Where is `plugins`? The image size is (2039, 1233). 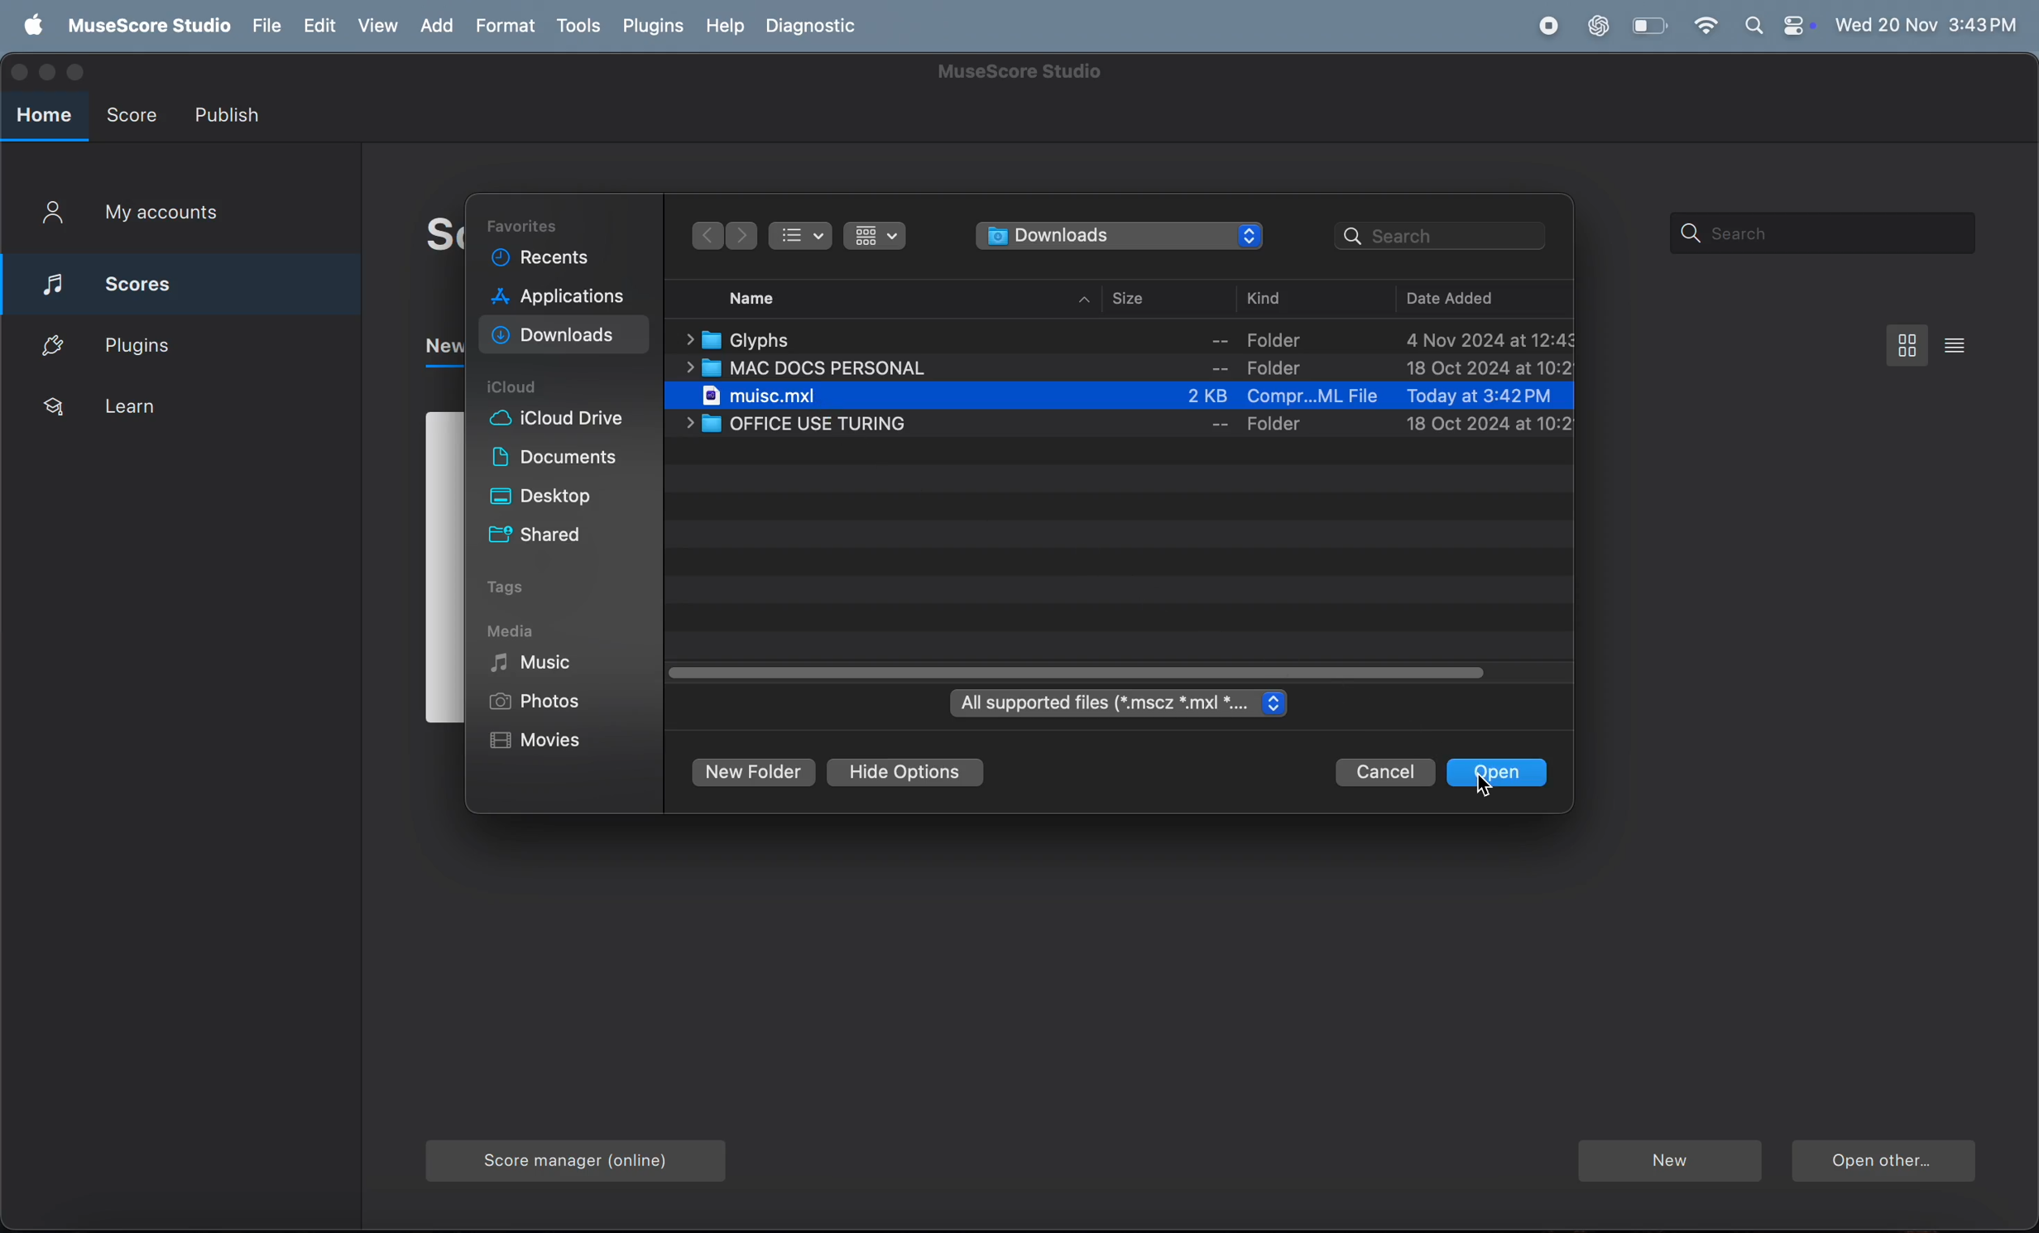
plugins is located at coordinates (655, 27).